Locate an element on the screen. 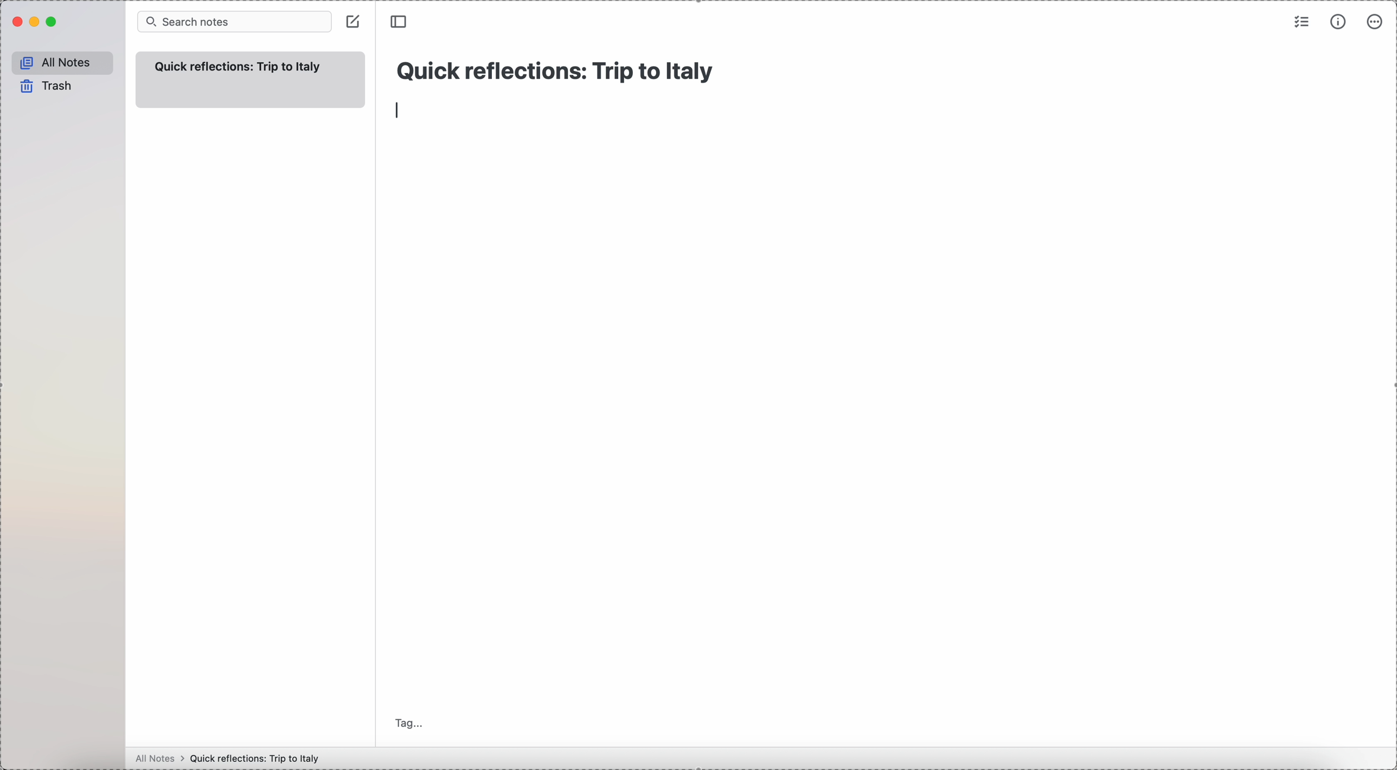 Image resolution: width=1397 pixels, height=770 pixels. Quick reflections: Trip to Italy is located at coordinates (256, 758).